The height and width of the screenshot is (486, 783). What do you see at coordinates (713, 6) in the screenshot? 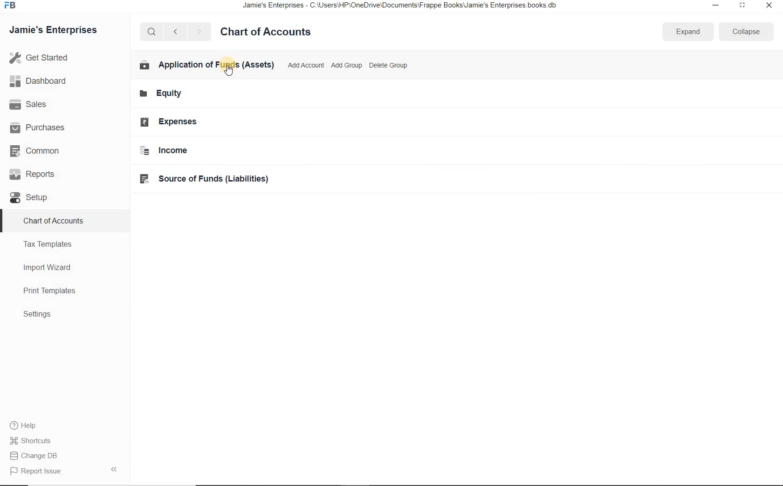
I see `minimize` at bounding box center [713, 6].